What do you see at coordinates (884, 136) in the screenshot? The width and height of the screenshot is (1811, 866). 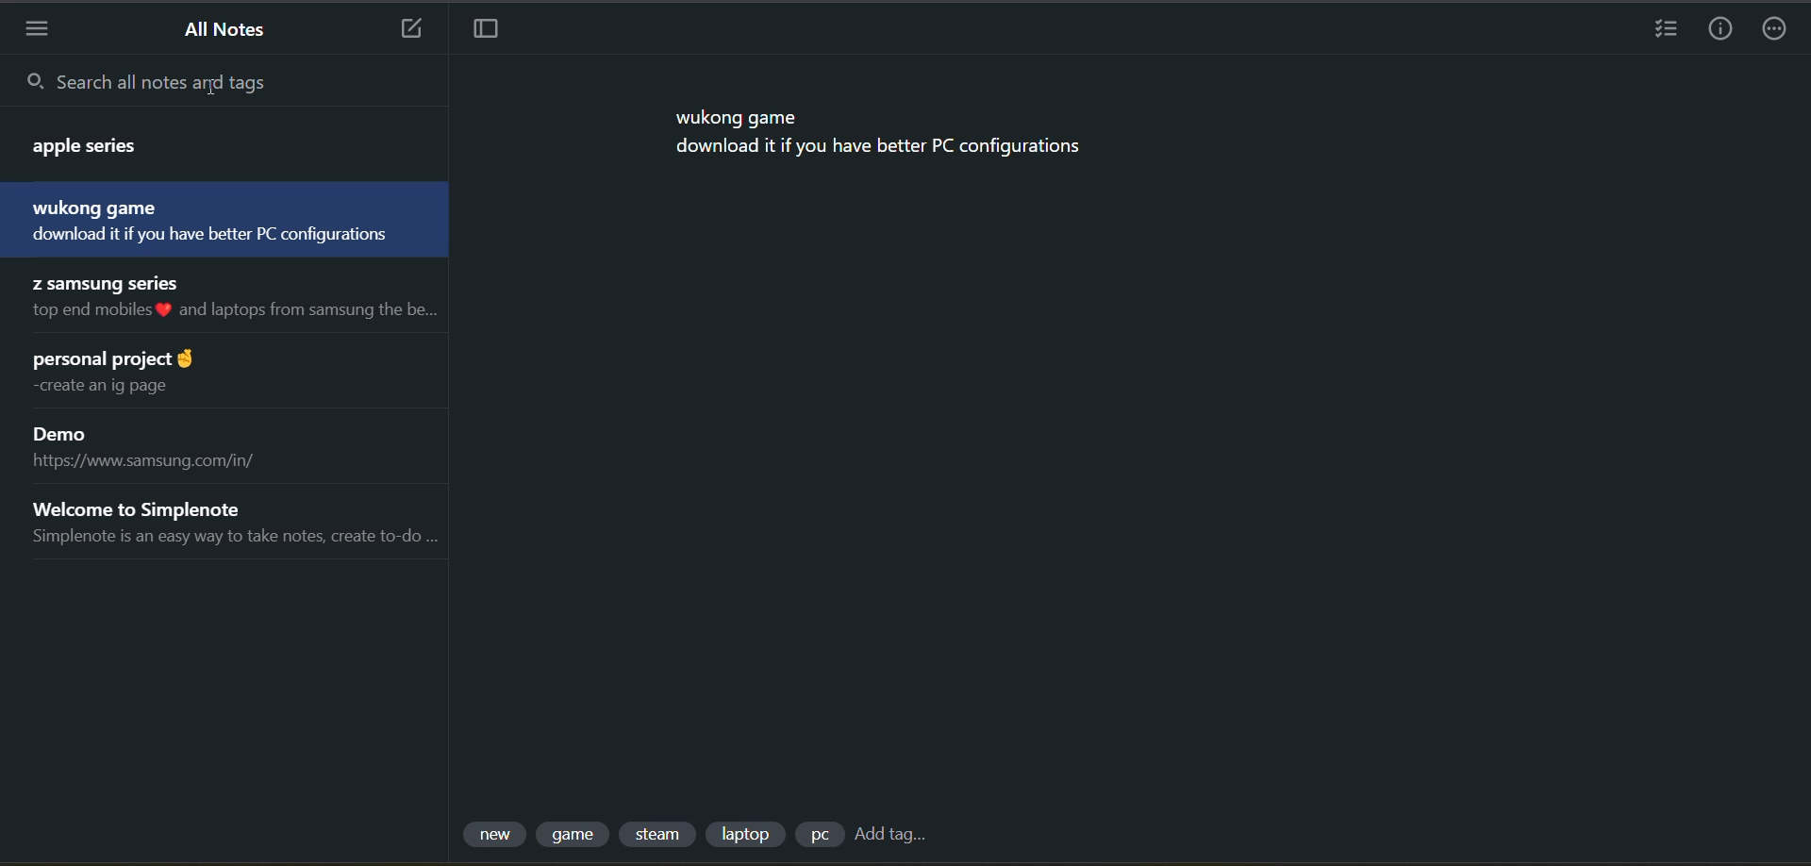 I see `data from current note` at bounding box center [884, 136].